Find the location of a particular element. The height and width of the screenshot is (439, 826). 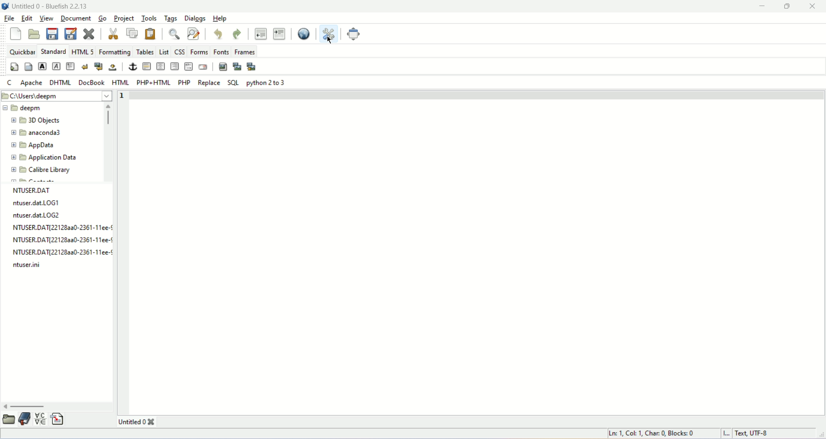

insert image is located at coordinates (222, 66).